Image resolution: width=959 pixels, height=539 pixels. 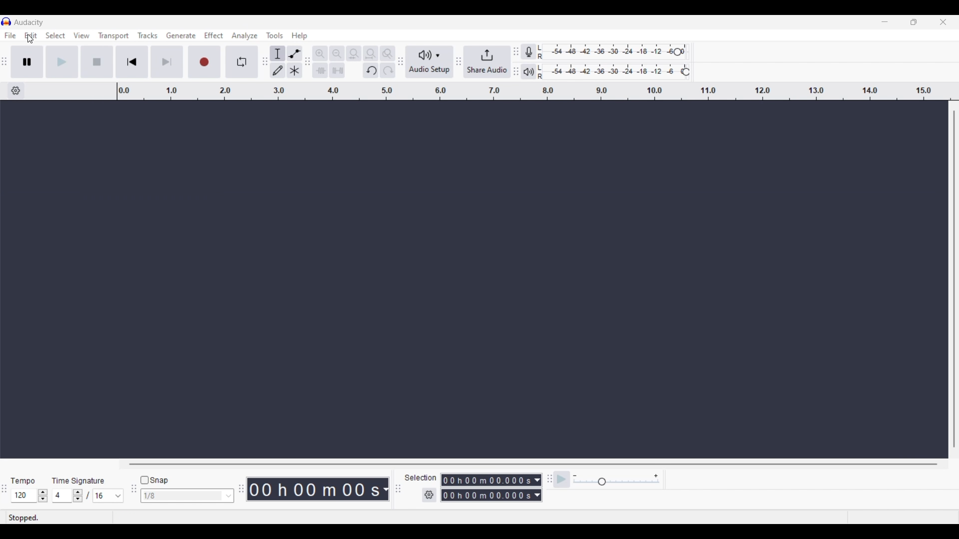 I want to click on Envelop tool, so click(x=294, y=53).